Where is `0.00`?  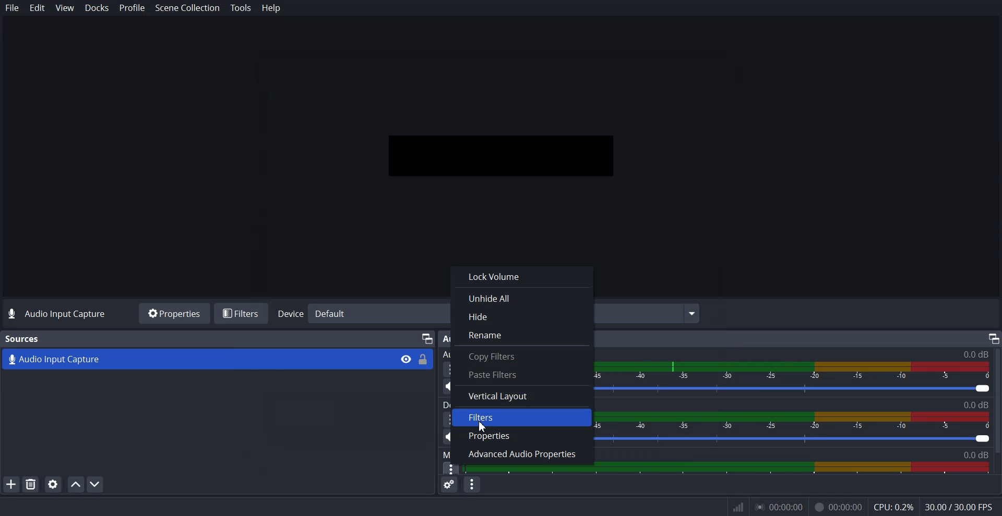
0.00 is located at coordinates (778, 507).